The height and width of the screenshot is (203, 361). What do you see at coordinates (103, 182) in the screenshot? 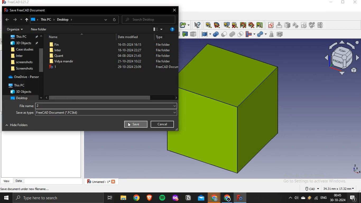
I see `unnamed` at bounding box center [103, 182].